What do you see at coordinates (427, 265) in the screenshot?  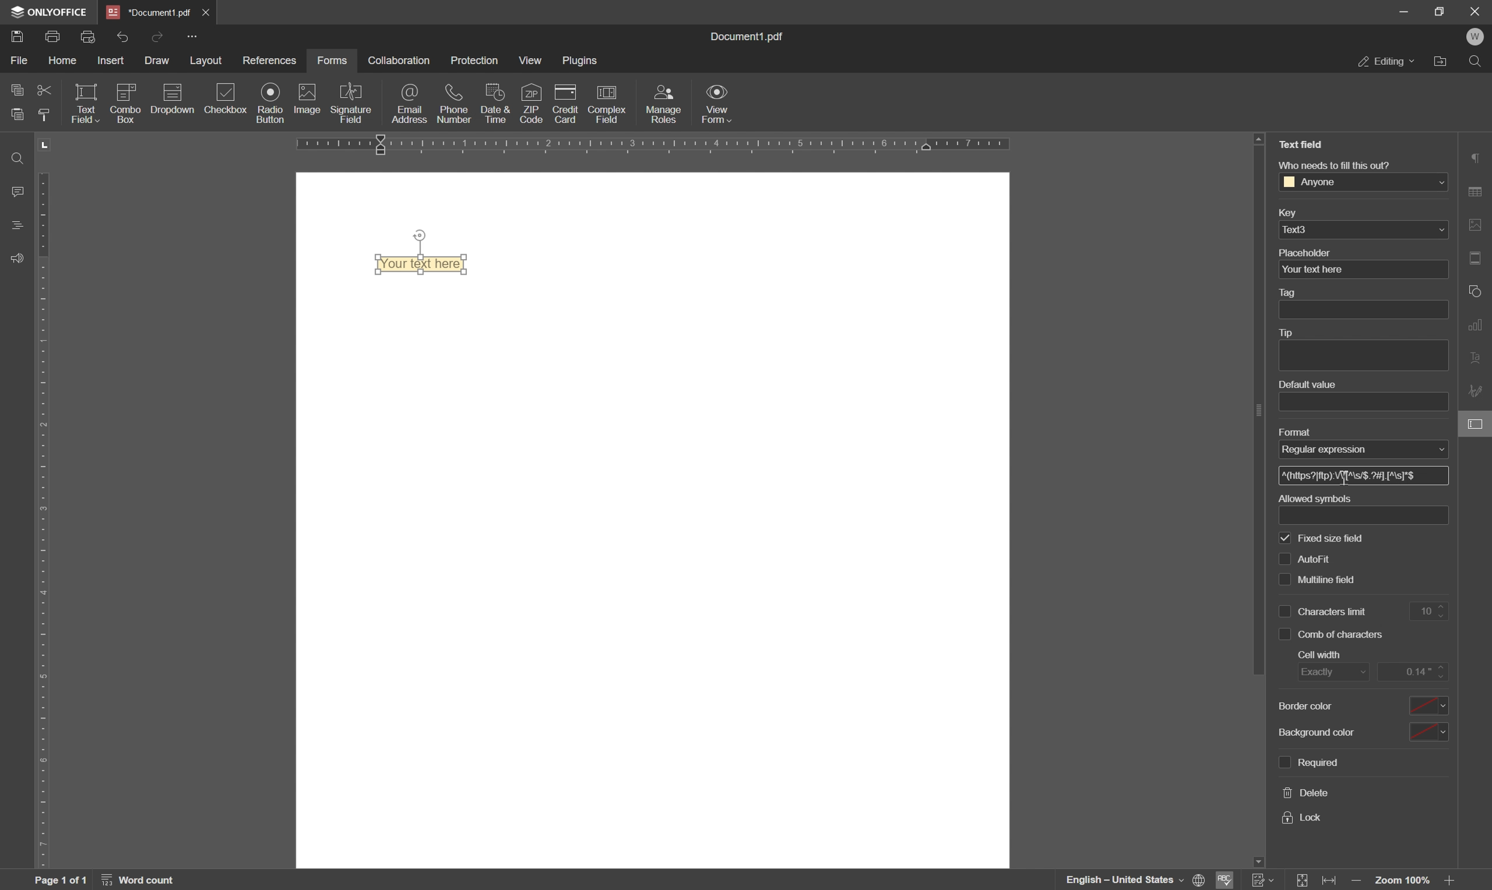 I see `Text field` at bounding box center [427, 265].